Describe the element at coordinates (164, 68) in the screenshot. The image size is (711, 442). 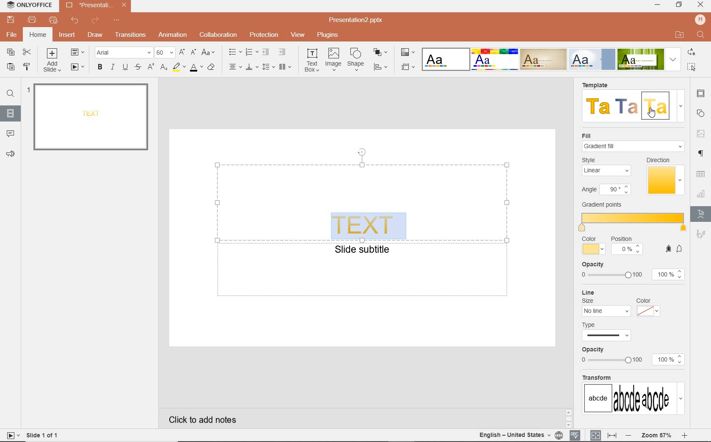
I see `SUBSCRIPT` at that location.